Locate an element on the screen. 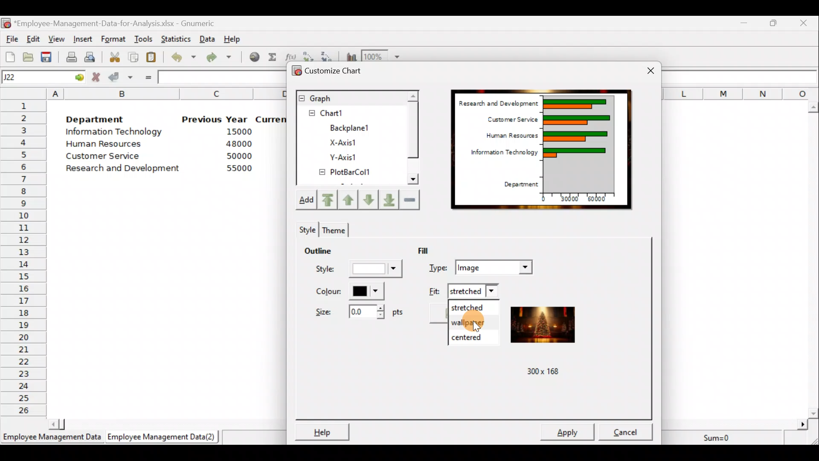 Image resolution: width=819 pixels, height=461 pixels. Size is located at coordinates (356, 314).